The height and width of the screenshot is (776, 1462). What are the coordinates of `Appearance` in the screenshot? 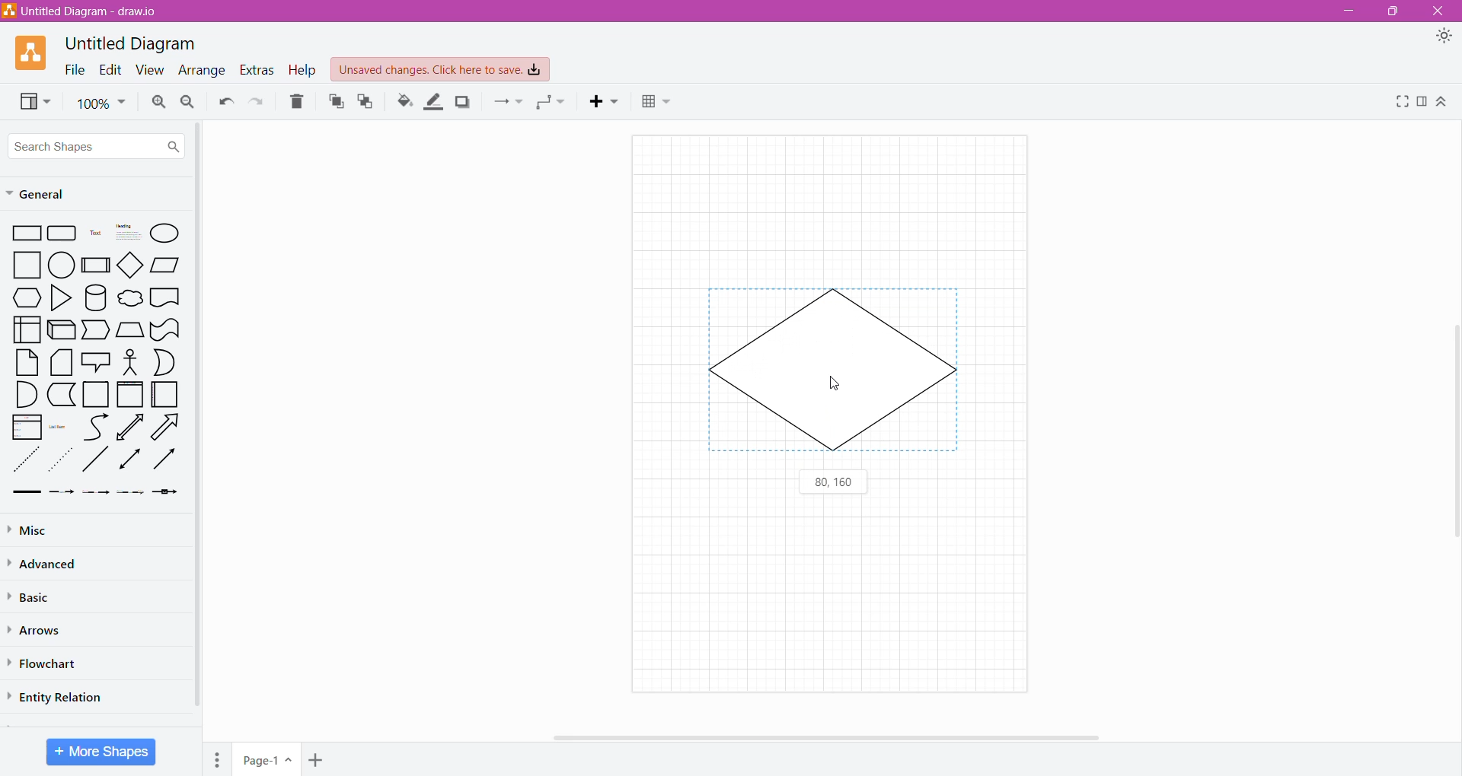 It's located at (1447, 38).